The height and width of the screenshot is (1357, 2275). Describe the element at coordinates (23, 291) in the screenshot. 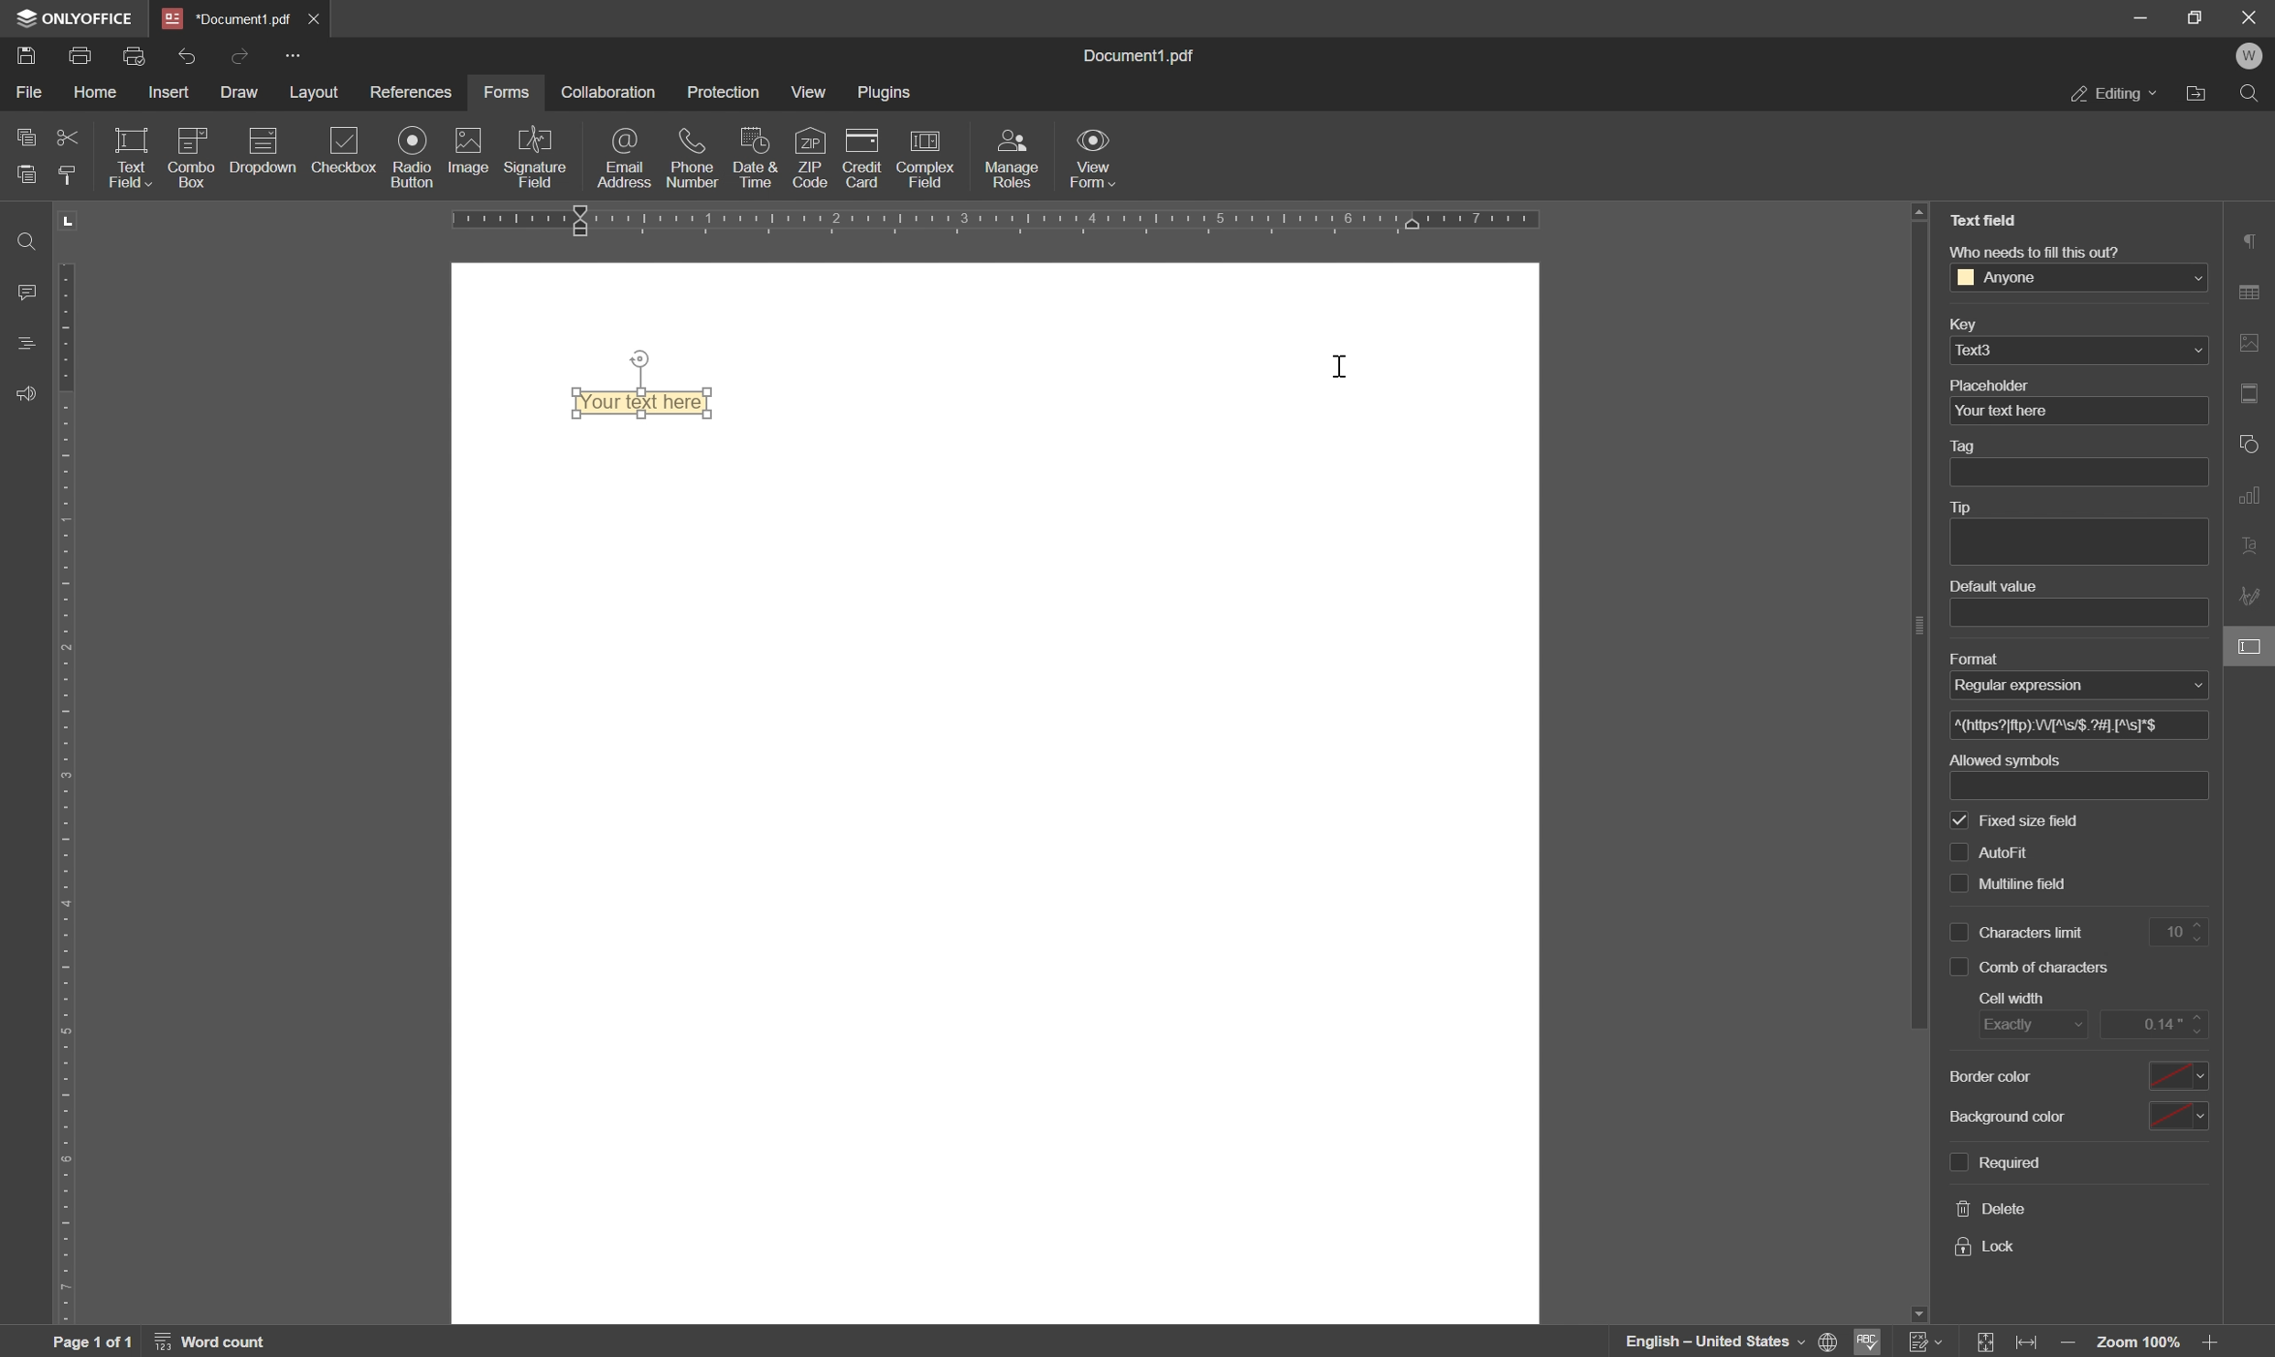

I see `comments` at that location.